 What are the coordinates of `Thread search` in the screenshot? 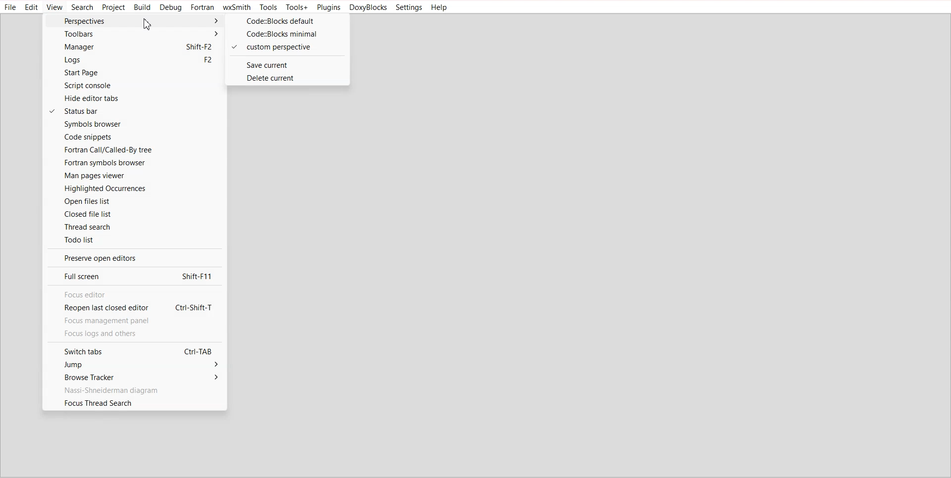 It's located at (135, 226).